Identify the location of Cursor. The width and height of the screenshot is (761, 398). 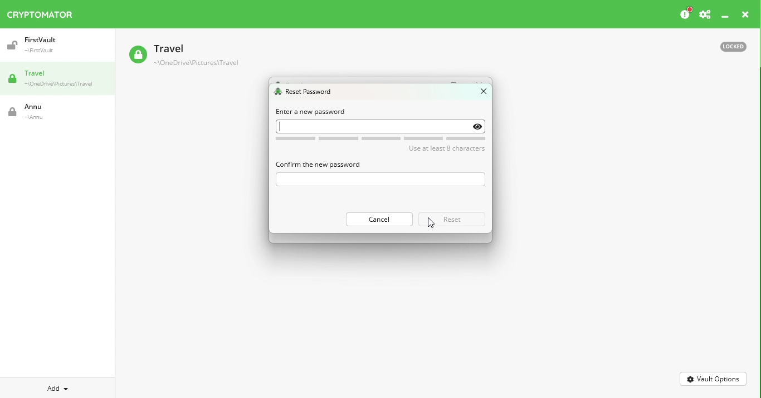
(430, 222).